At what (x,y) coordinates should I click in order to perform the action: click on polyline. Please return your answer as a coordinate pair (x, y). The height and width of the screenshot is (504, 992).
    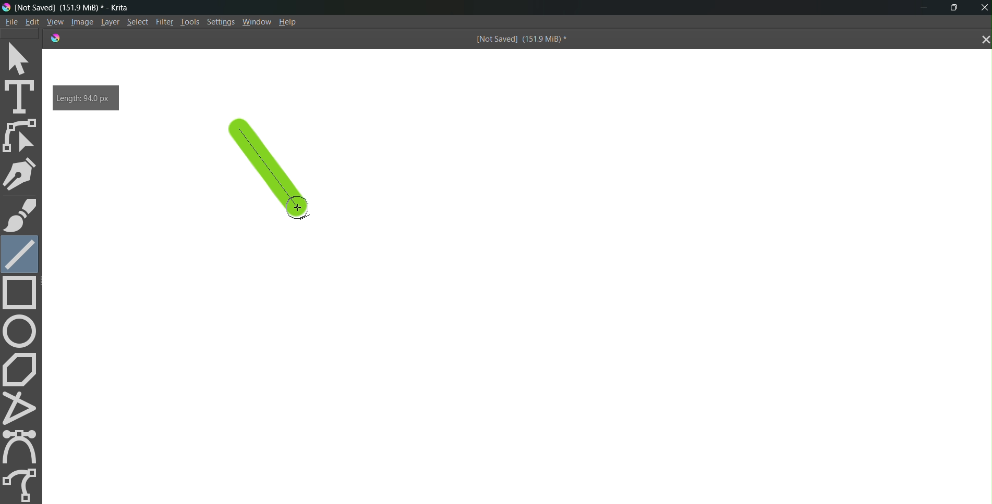
    Looking at the image, I should click on (23, 408).